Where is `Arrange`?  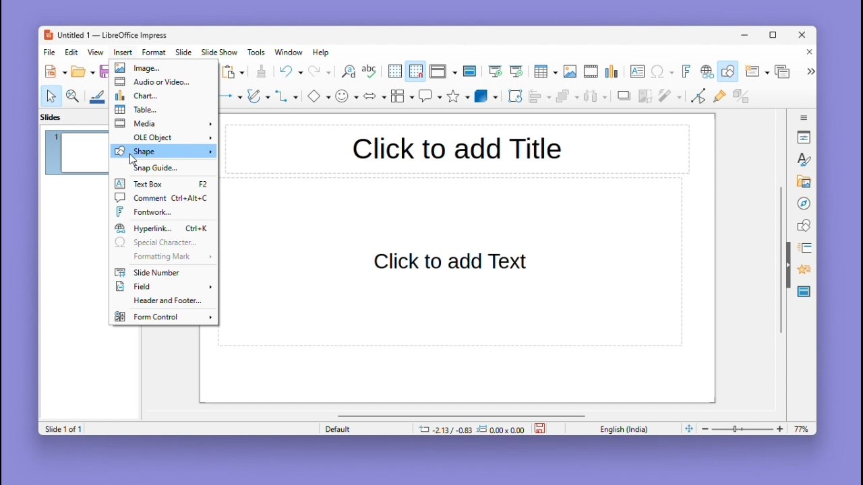 Arrange is located at coordinates (566, 98).